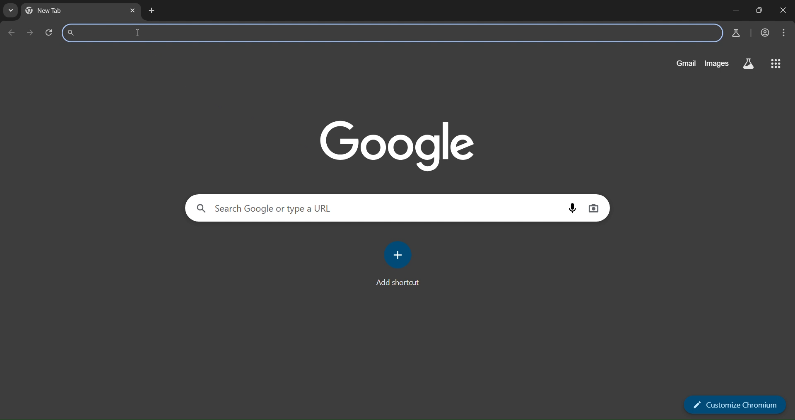 Image resolution: width=795 pixels, height=420 pixels. I want to click on current tab, so click(56, 11).